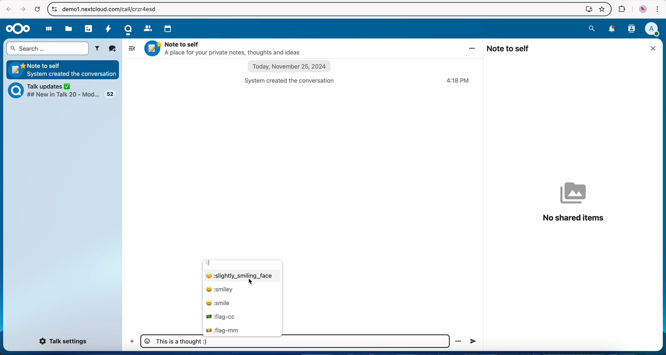 Image resolution: width=666 pixels, height=355 pixels. I want to click on emojis, so click(147, 341).